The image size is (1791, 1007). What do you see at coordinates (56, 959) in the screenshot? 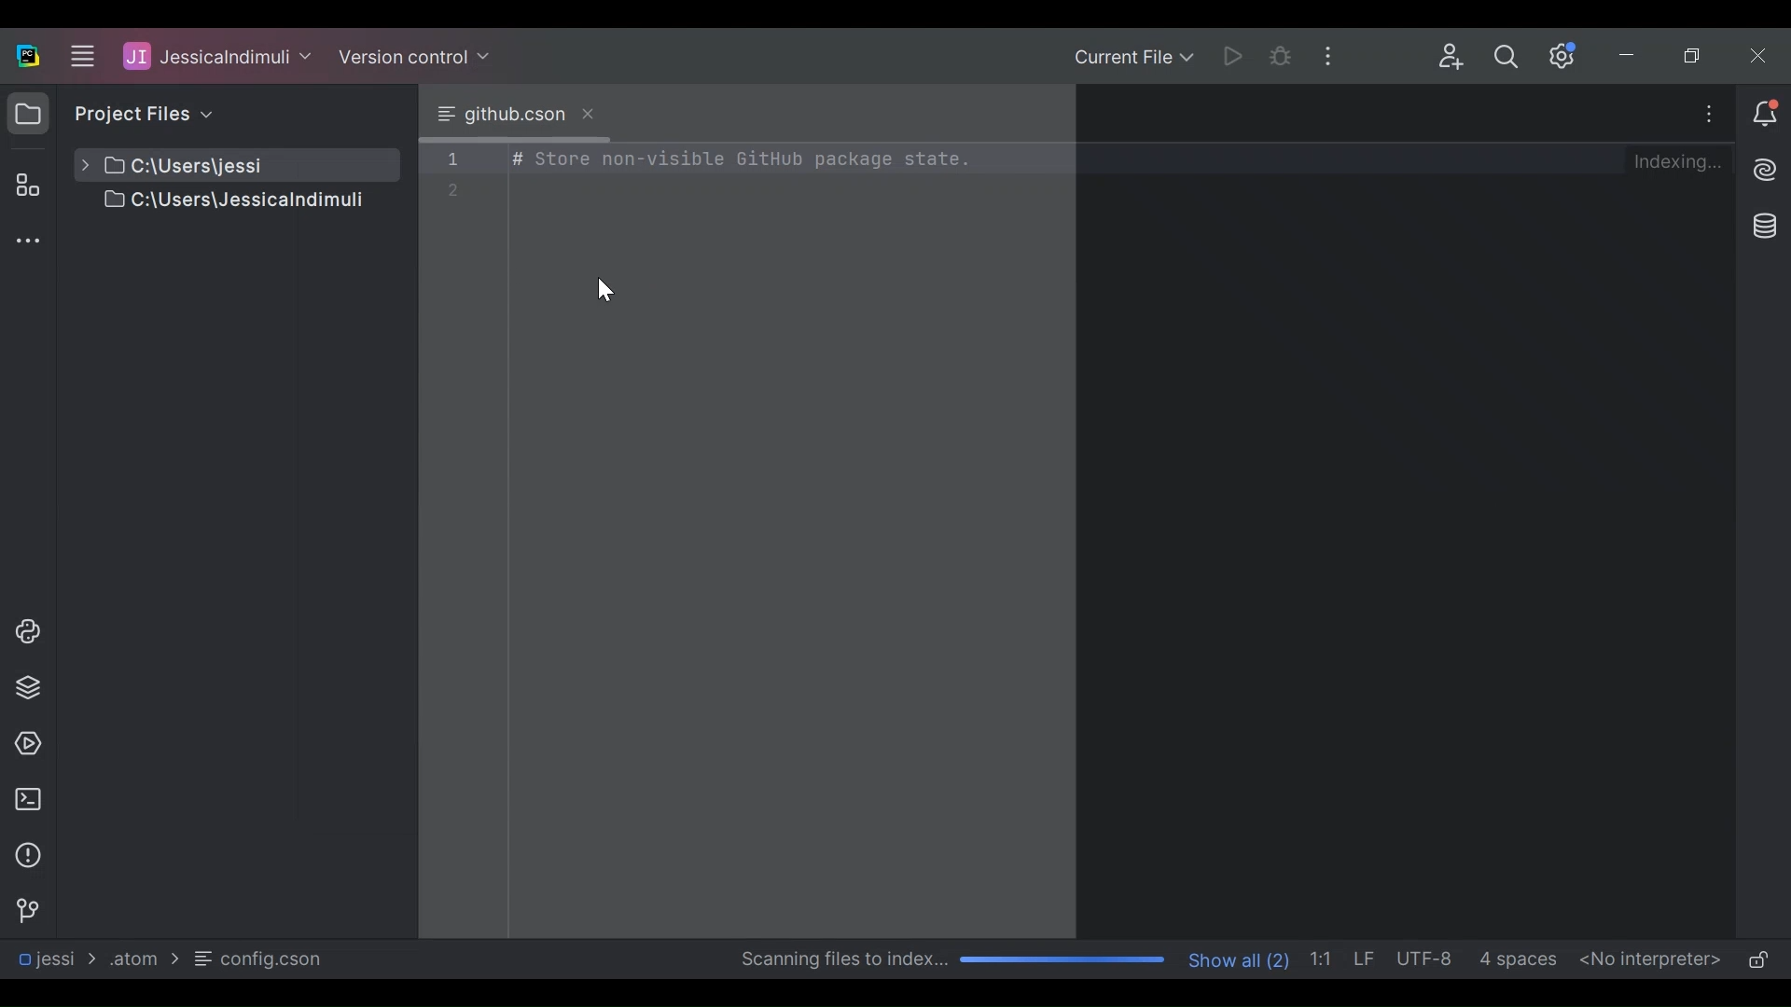
I see `Project File Path` at bounding box center [56, 959].